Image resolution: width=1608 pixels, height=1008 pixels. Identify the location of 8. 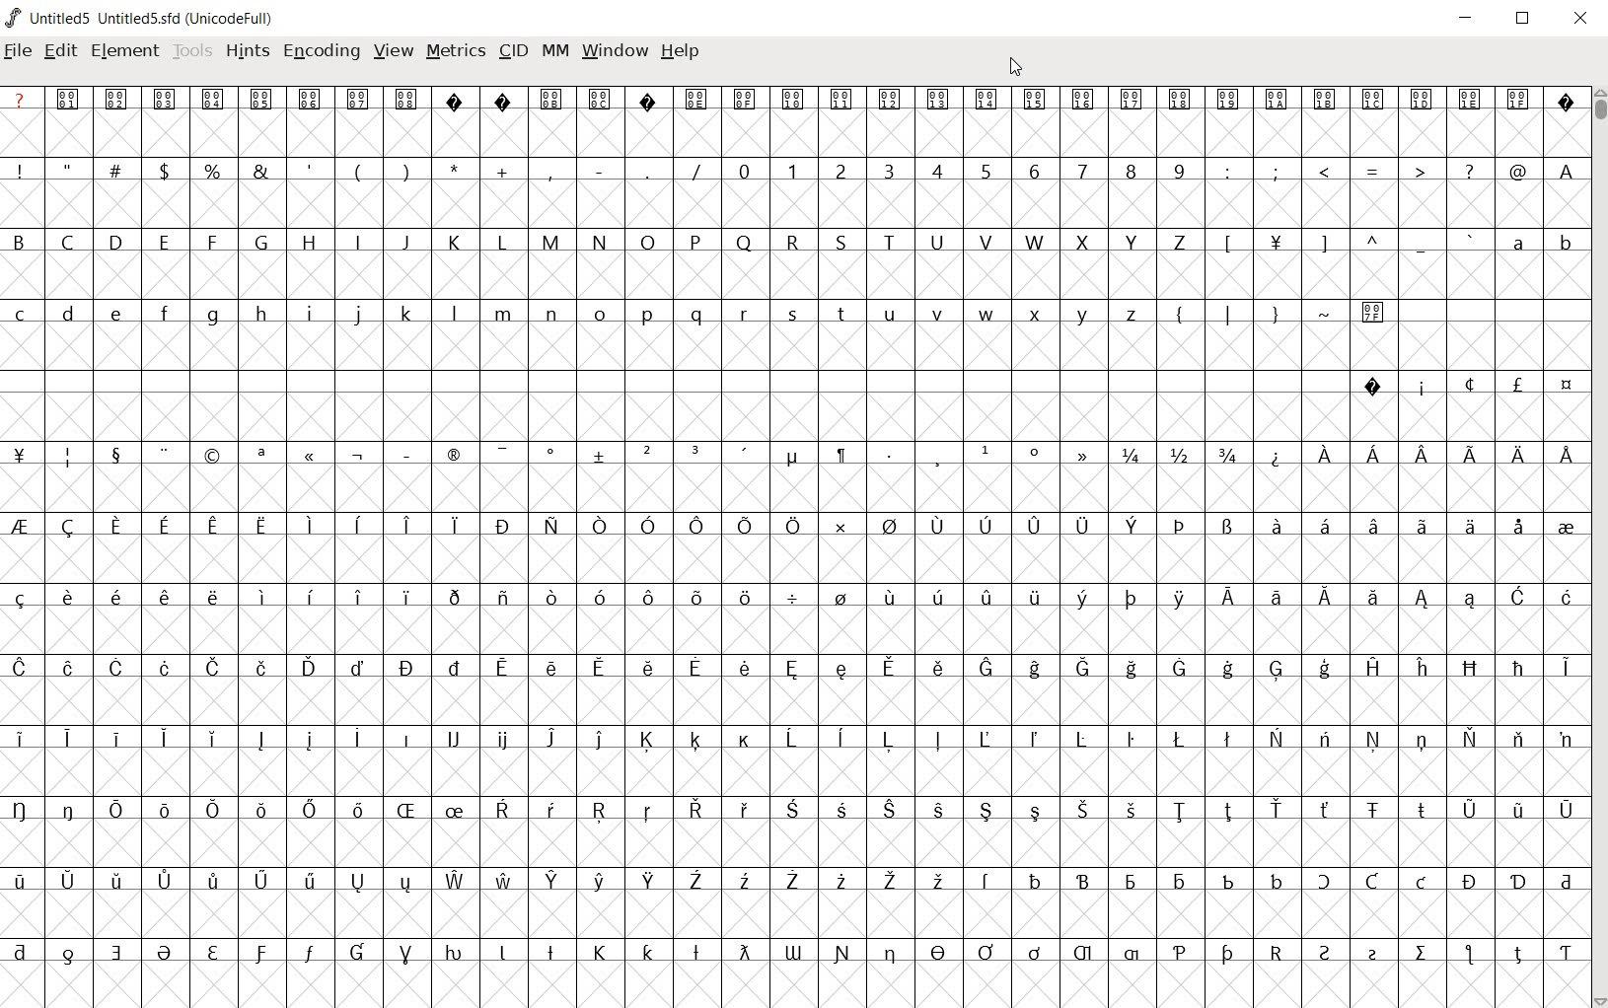
(1130, 172).